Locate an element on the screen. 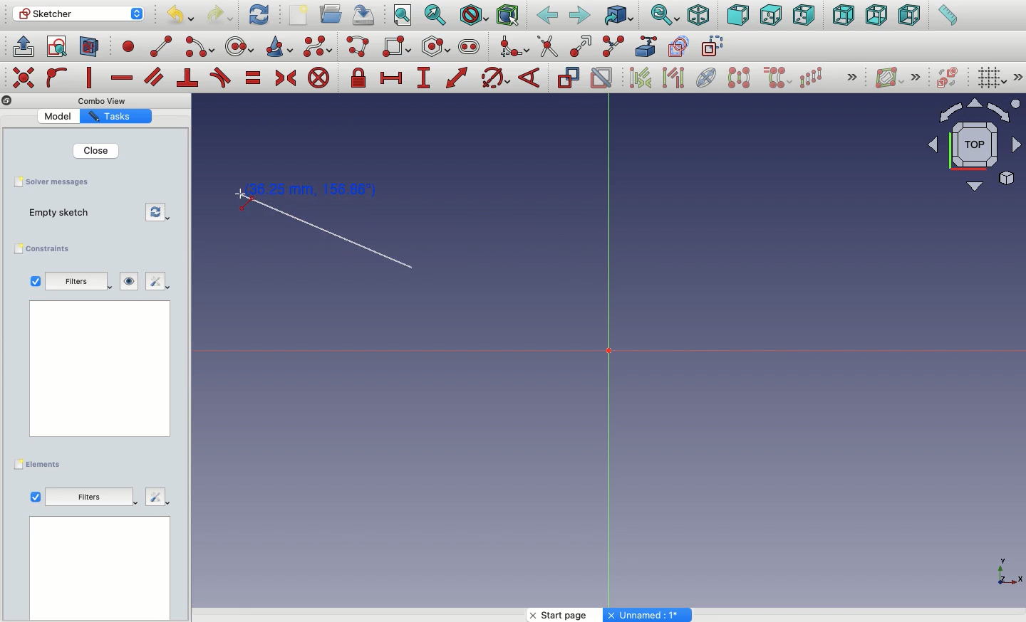  Front is located at coordinates (737, 15).